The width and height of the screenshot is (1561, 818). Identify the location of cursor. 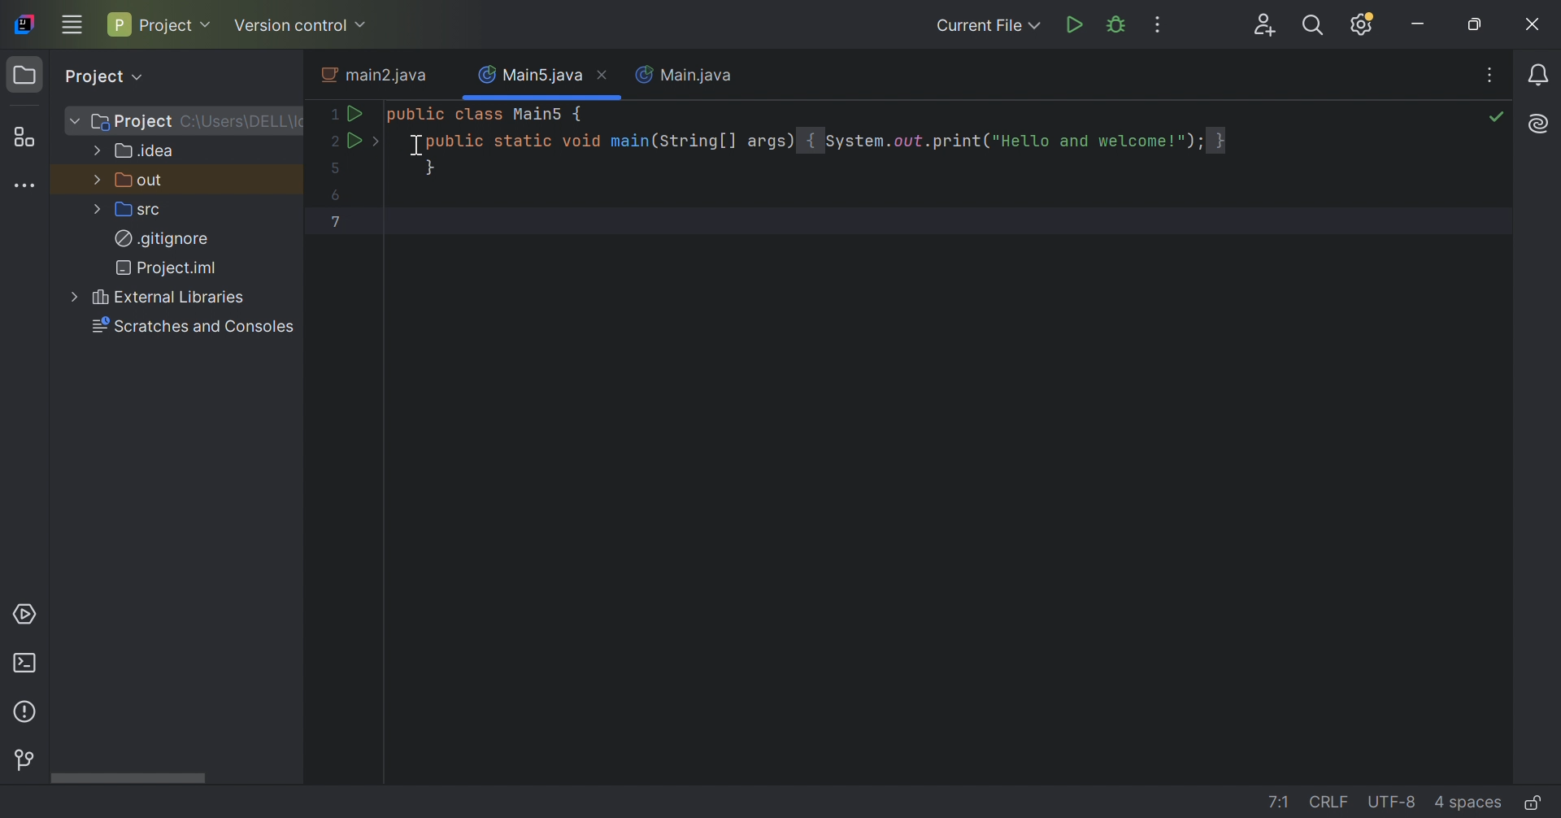
(417, 146).